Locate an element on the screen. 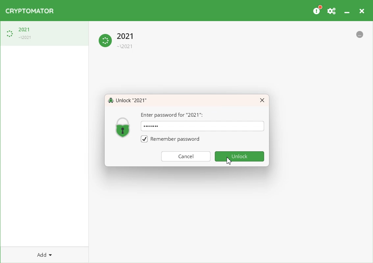  Enter Password for 2021 is located at coordinates (172, 115).